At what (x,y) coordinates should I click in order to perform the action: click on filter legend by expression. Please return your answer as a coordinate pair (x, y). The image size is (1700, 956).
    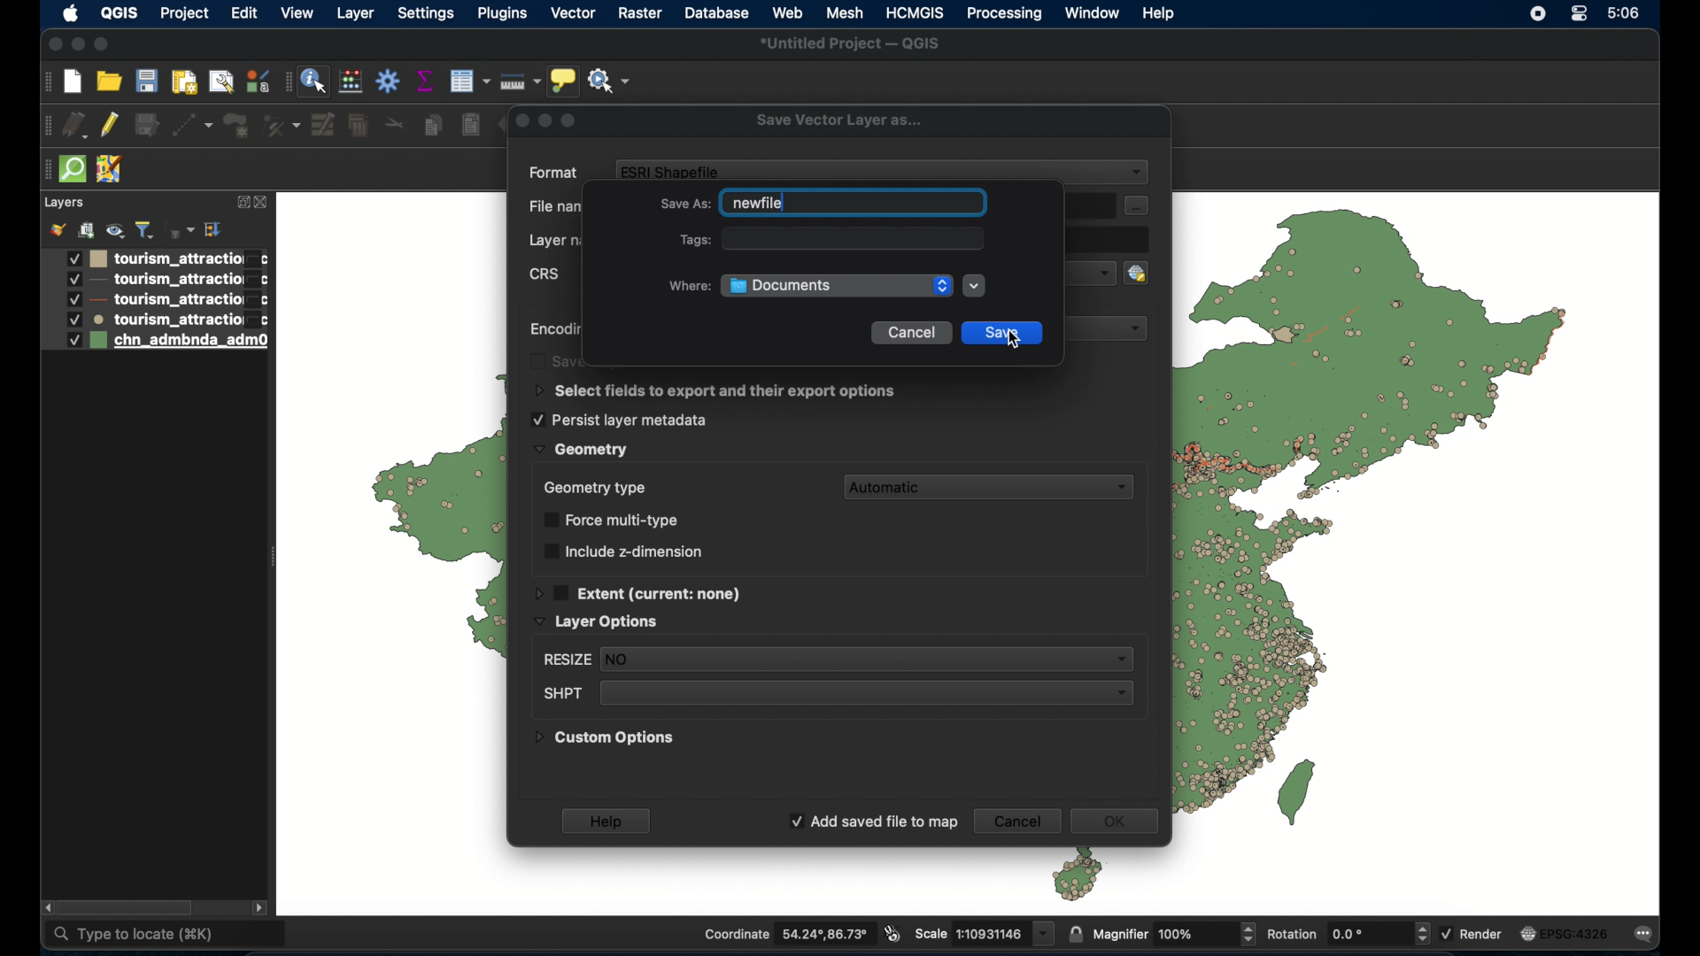
    Looking at the image, I should click on (180, 227).